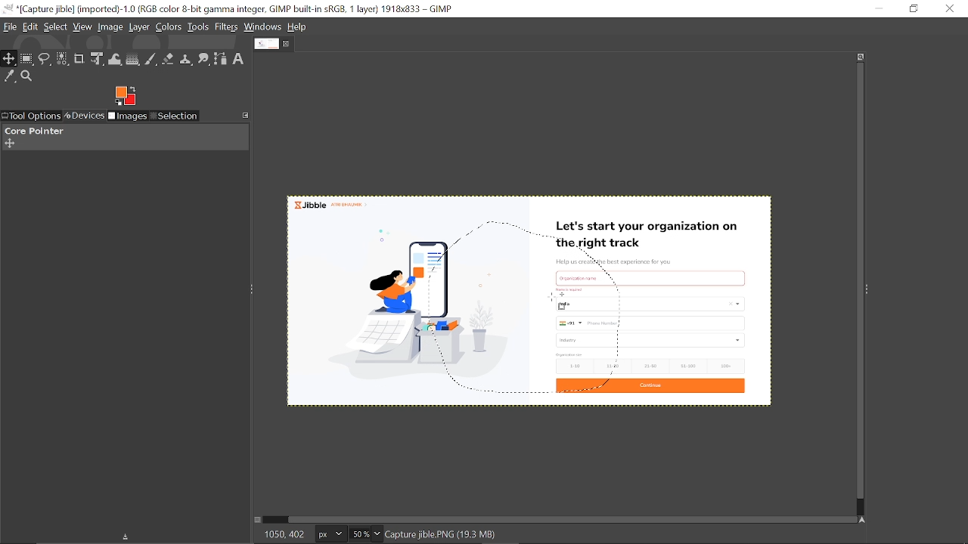  What do you see at coordinates (570, 366) in the screenshot?
I see `1-10` at bounding box center [570, 366].